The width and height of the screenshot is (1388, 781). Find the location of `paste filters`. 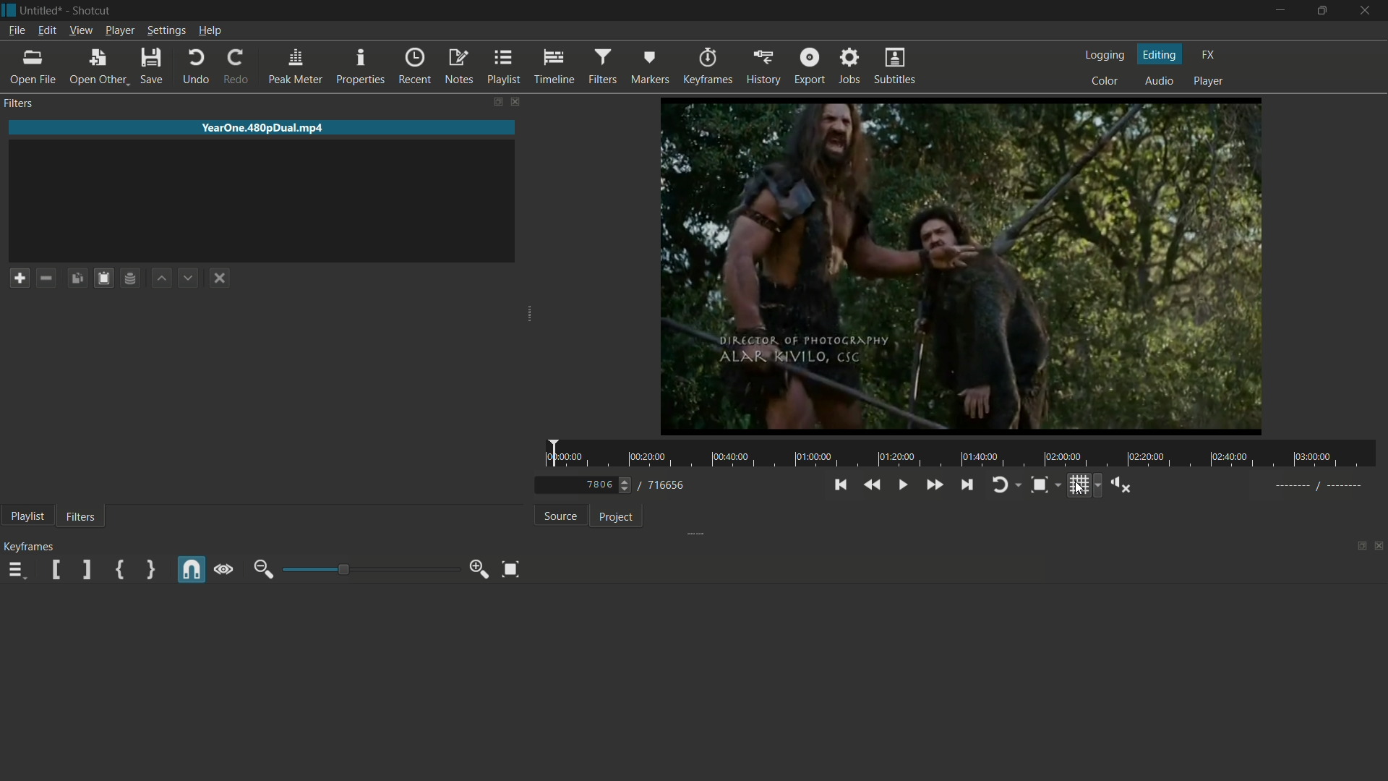

paste filters is located at coordinates (103, 278).